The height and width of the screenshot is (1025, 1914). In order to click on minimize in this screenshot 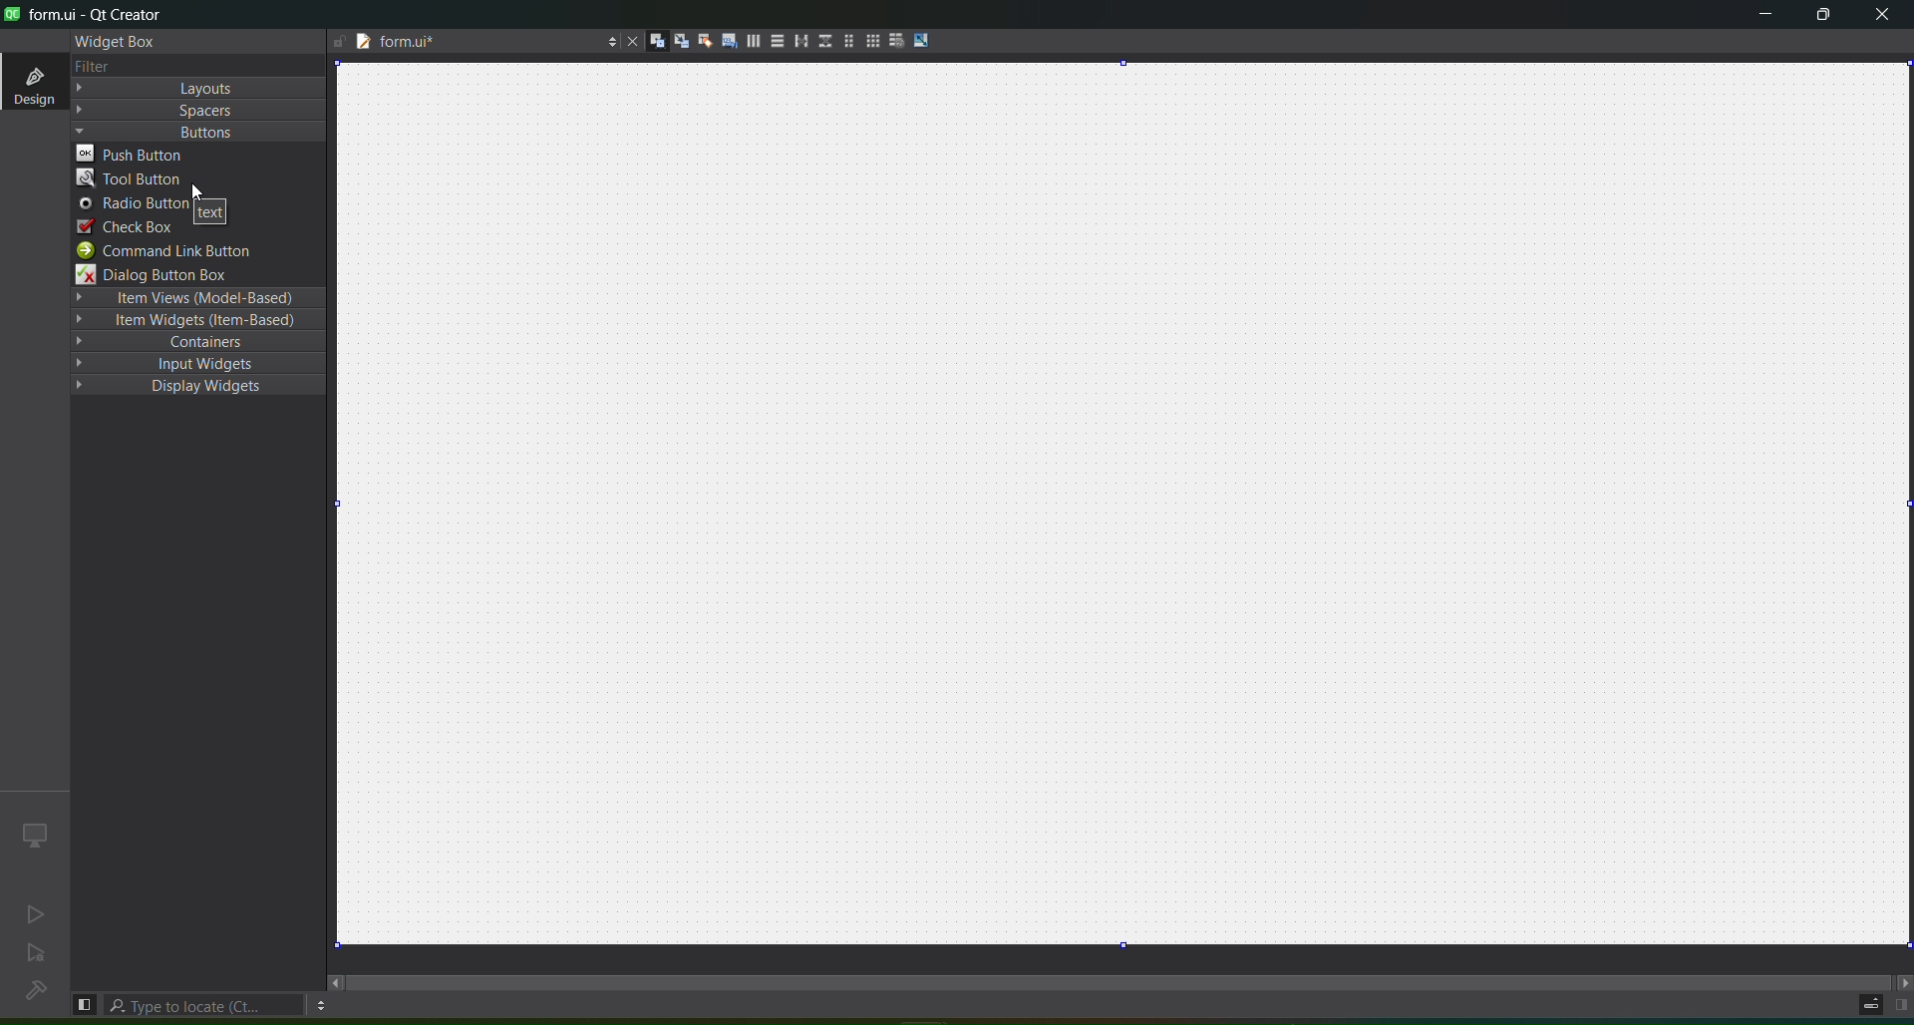, I will do `click(1766, 16)`.